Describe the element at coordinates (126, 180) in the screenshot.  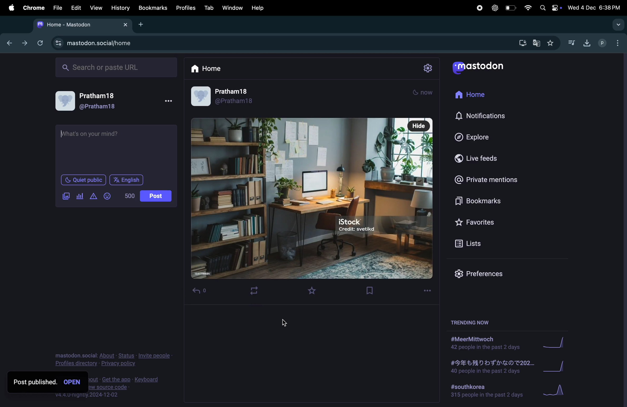
I see `English` at that location.